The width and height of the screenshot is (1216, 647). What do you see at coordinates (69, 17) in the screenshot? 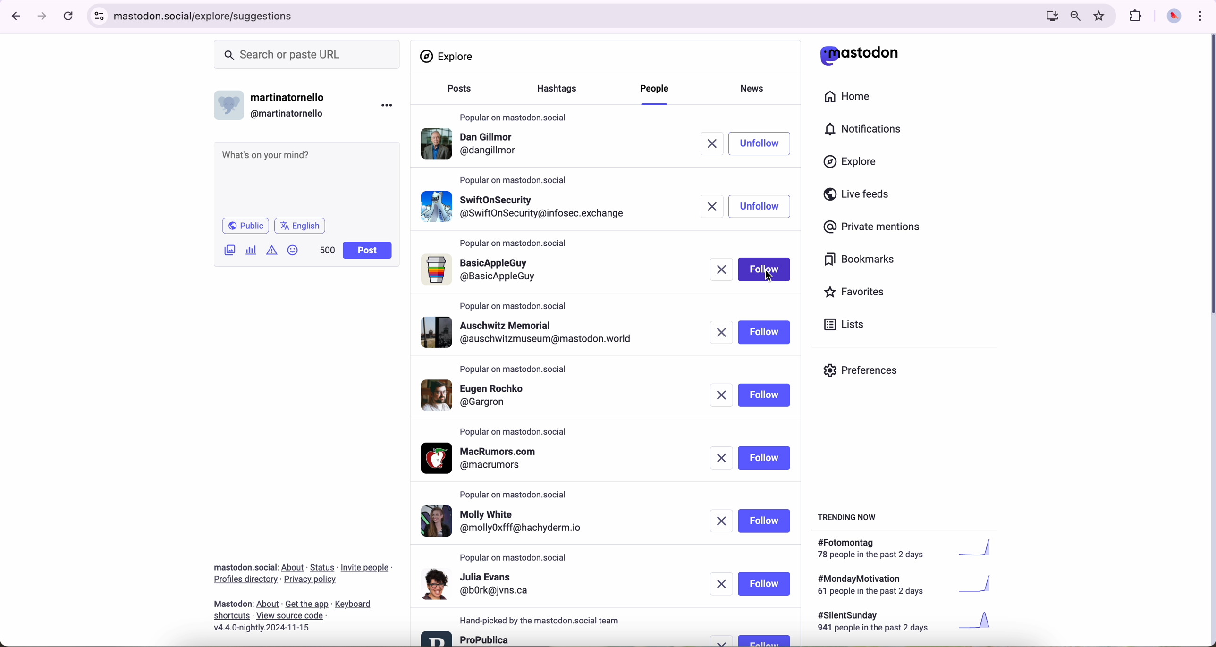
I see `refresh page` at bounding box center [69, 17].